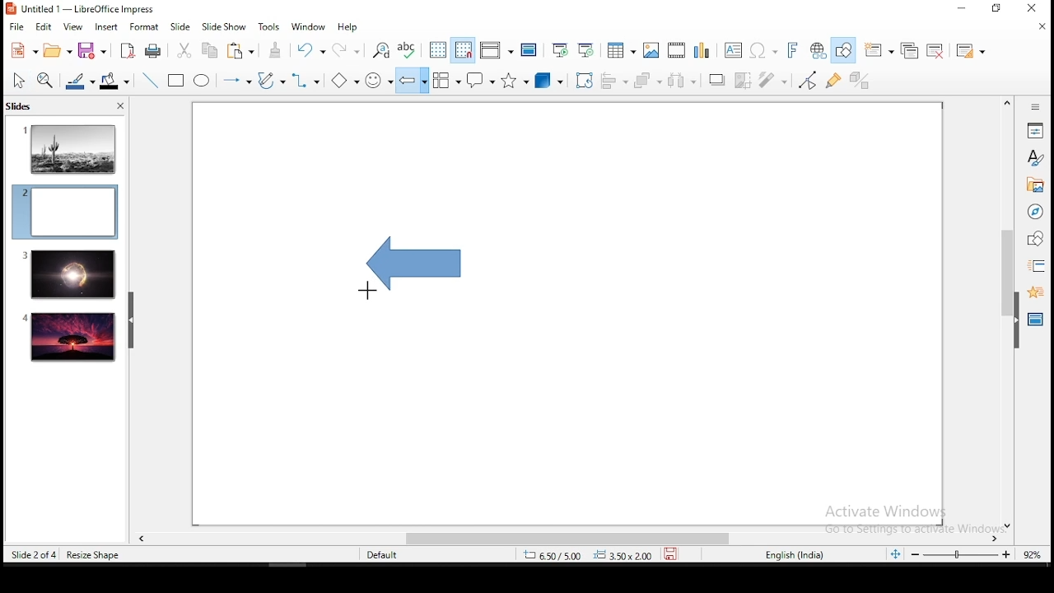 Image resolution: width=1054 pixels, height=593 pixels. Describe the element at coordinates (70, 148) in the screenshot. I see `slide 1` at that location.